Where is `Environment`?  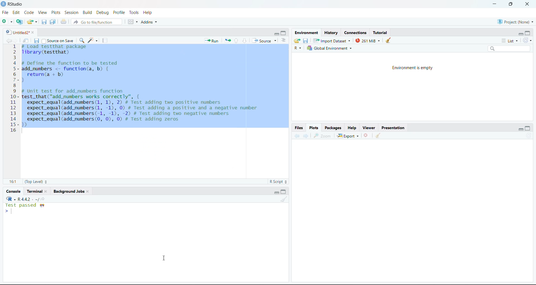
Environment is located at coordinates (307, 33).